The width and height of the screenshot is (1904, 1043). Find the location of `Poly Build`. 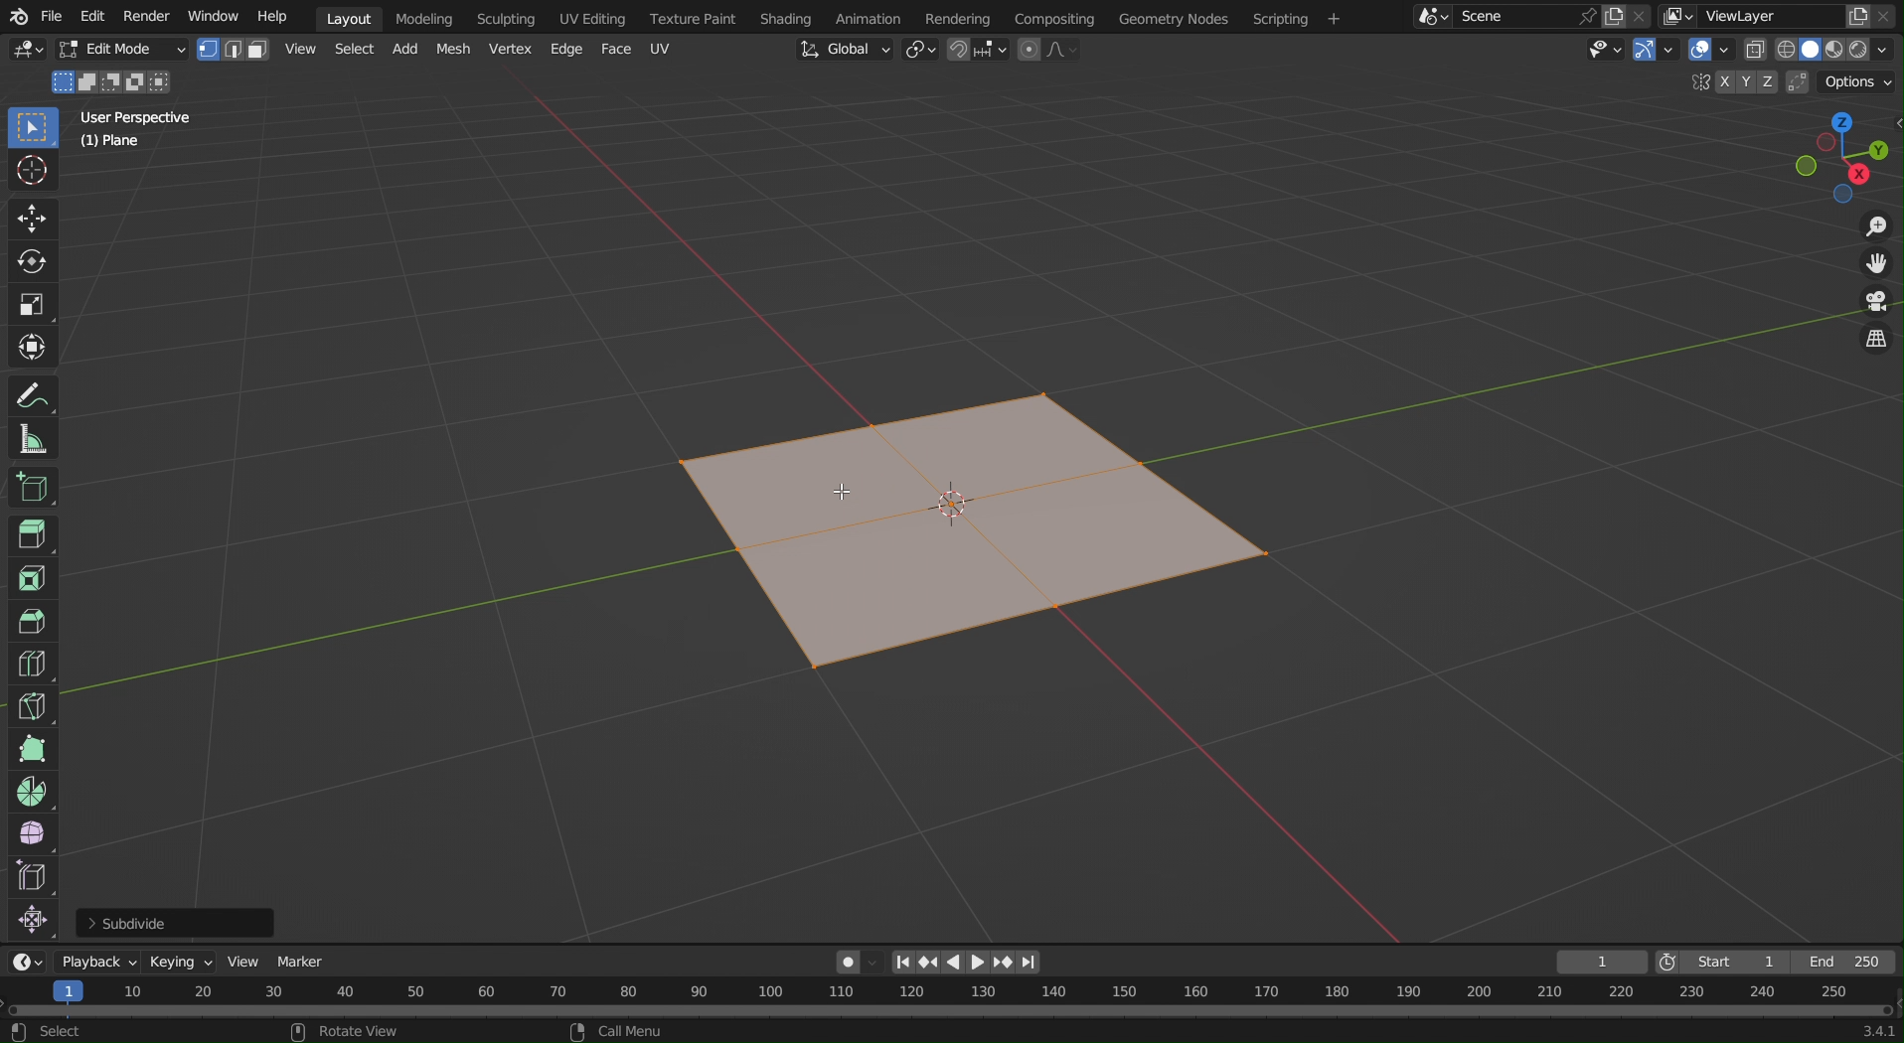

Poly Build is located at coordinates (31, 749).